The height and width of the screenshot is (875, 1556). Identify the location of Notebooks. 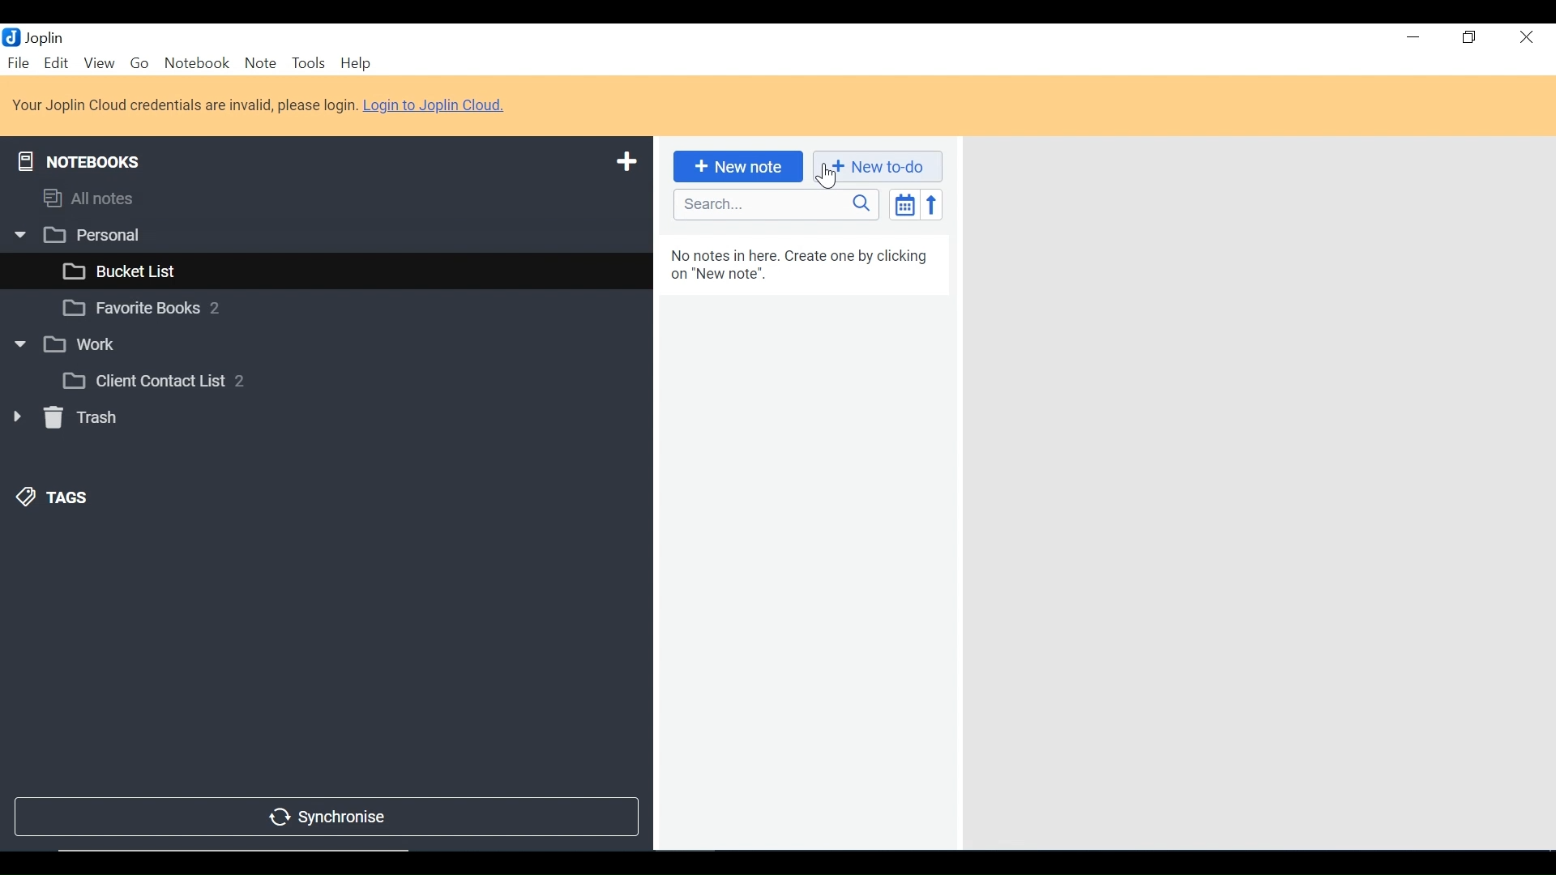
(79, 158).